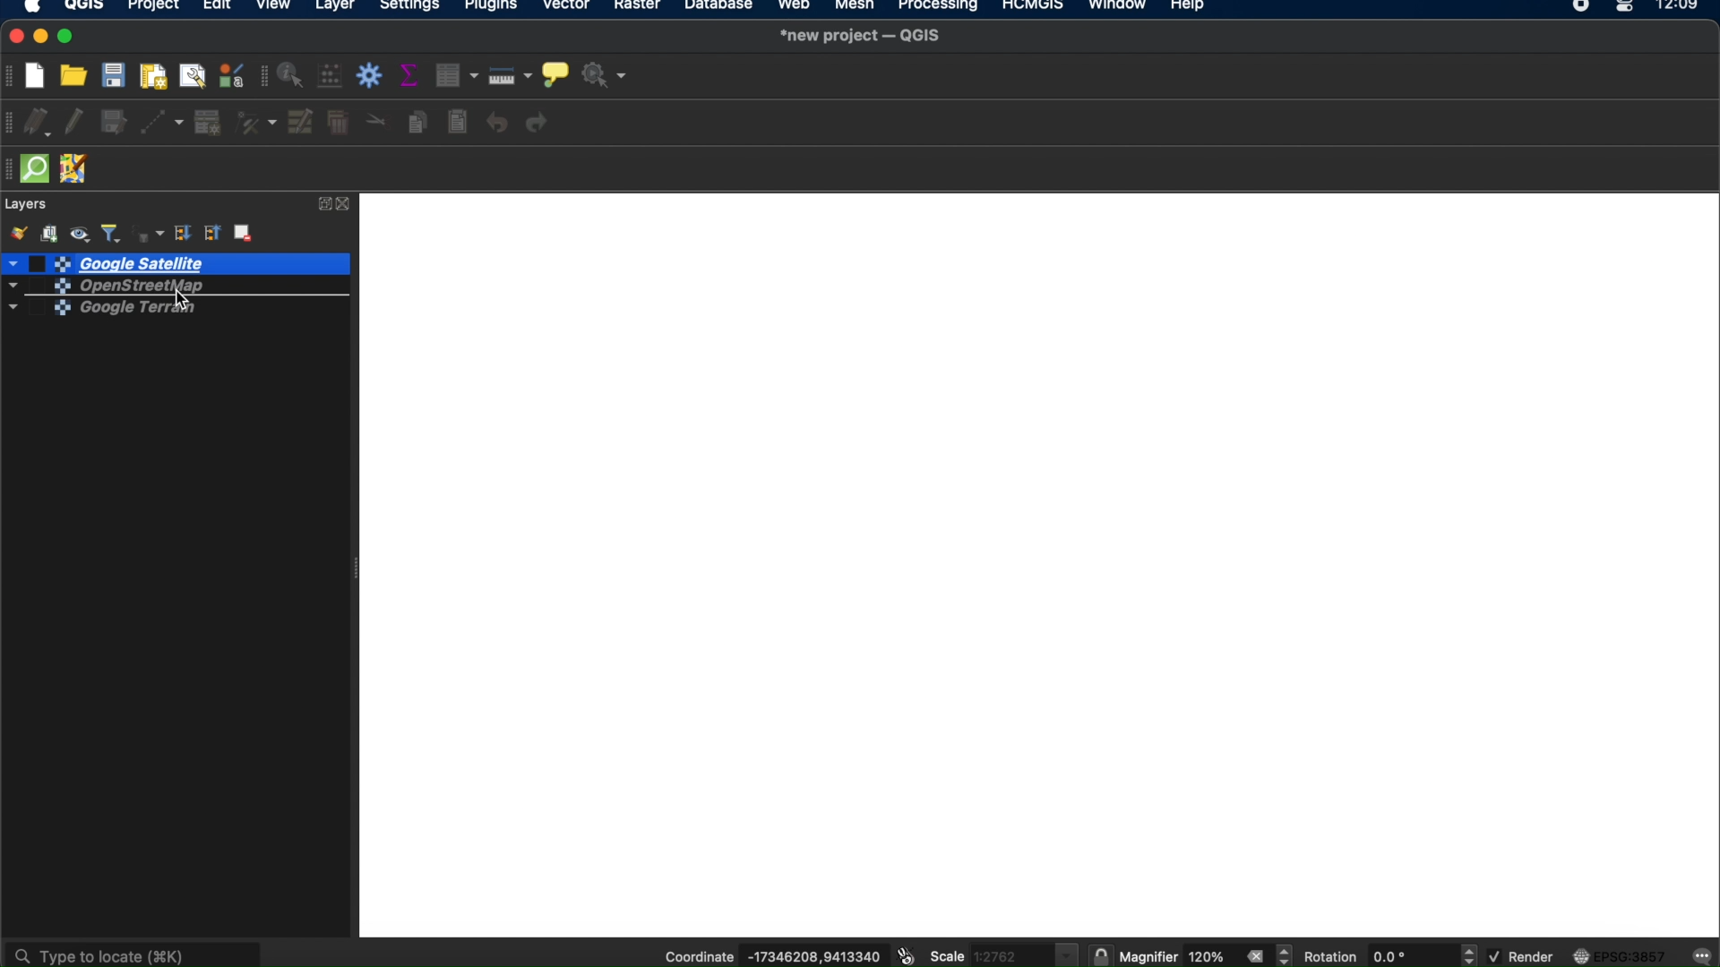 Image resolution: width=1720 pixels, height=967 pixels. Describe the element at coordinates (115, 75) in the screenshot. I see `save project t` at that location.